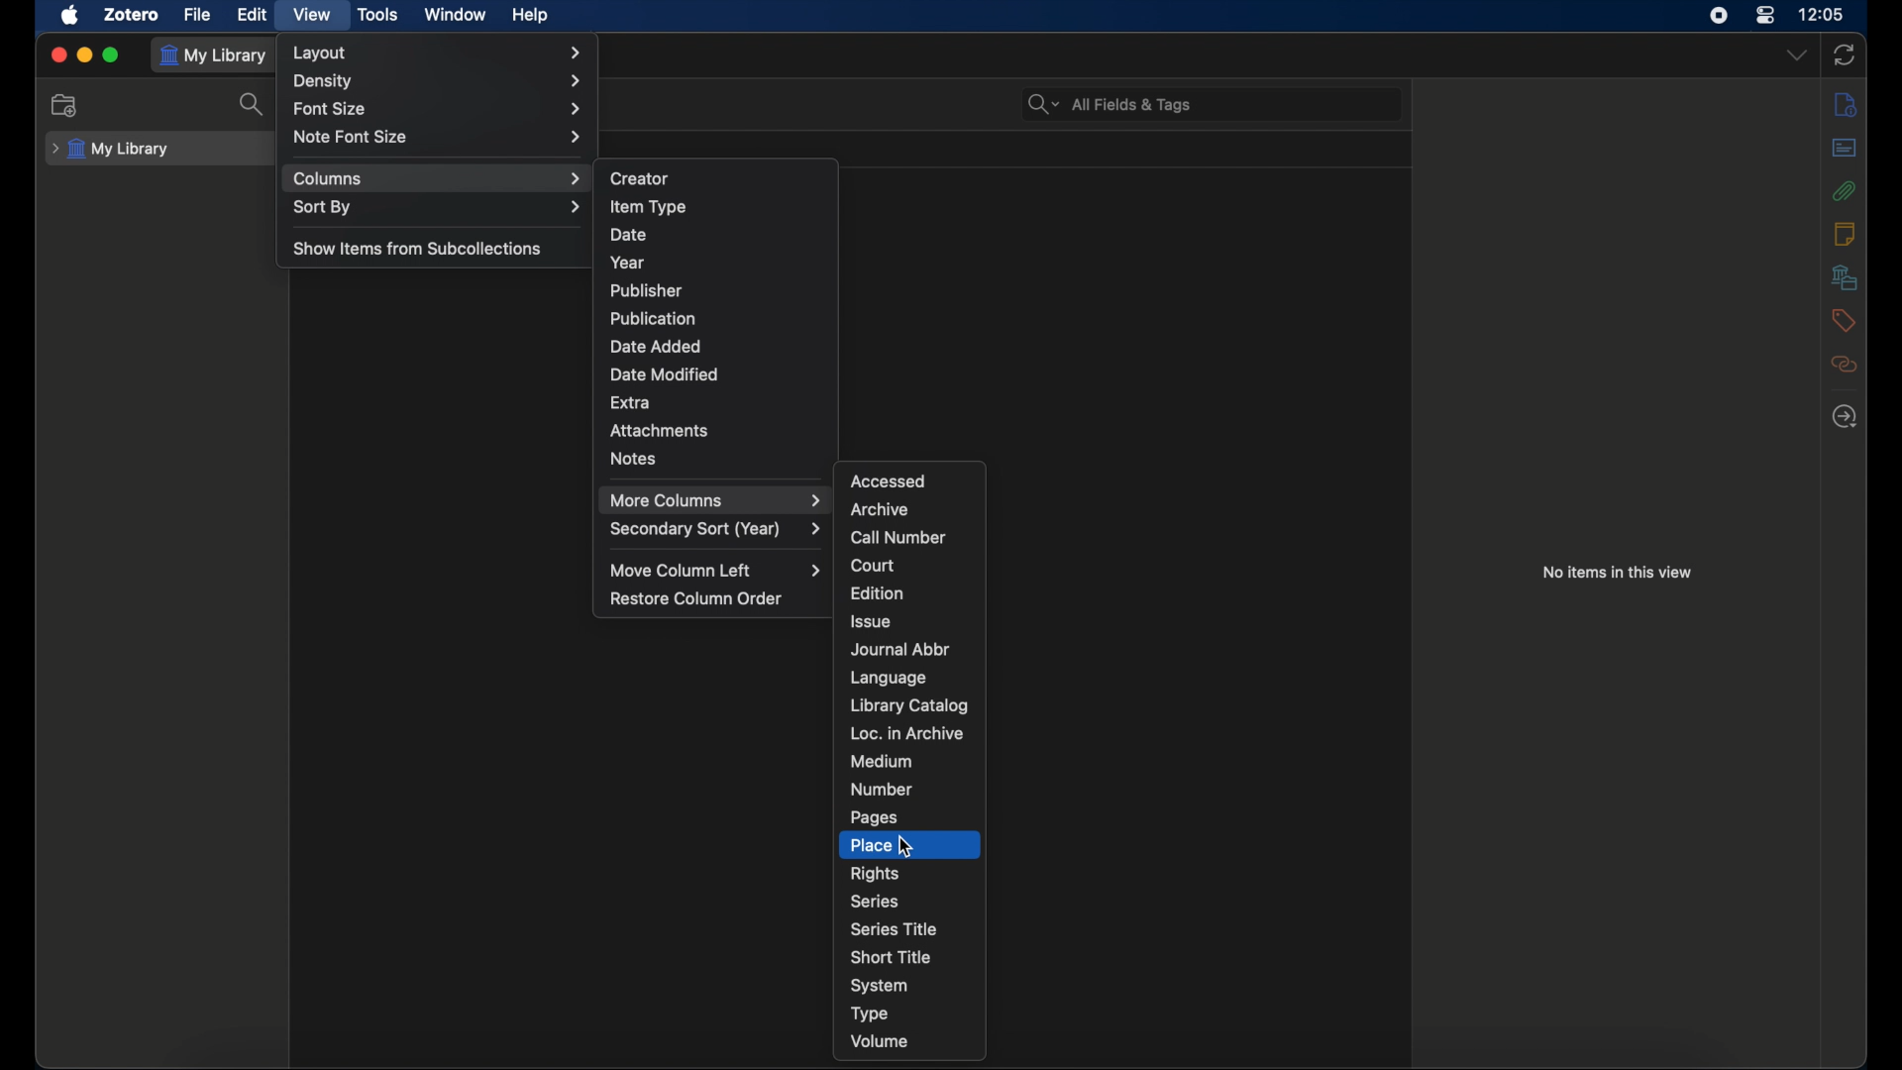  Describe the element at coordinates (71, 15) in the screenshot. I see `apple` at that location.